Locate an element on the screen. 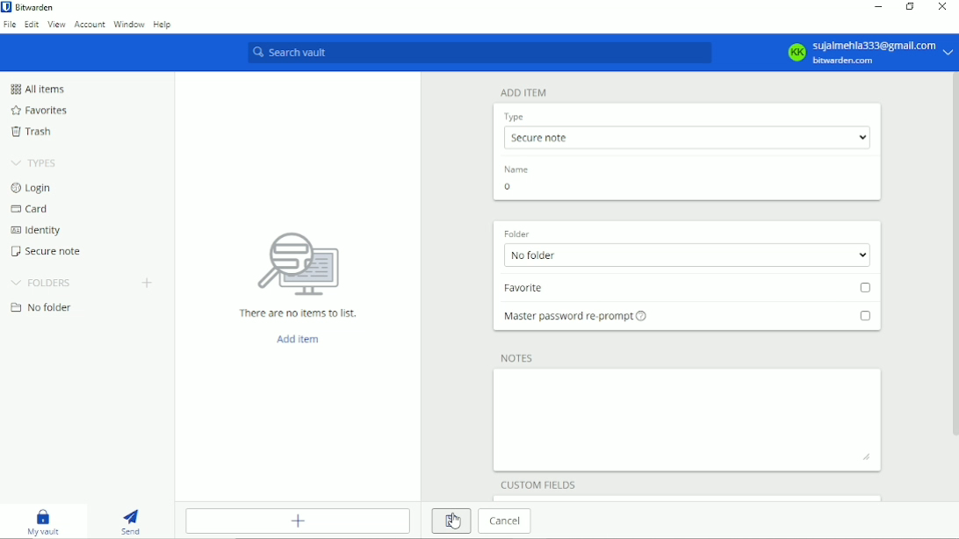 The width and height of the screenshot is (959, 539). Close is located at coordinates (943, 6).